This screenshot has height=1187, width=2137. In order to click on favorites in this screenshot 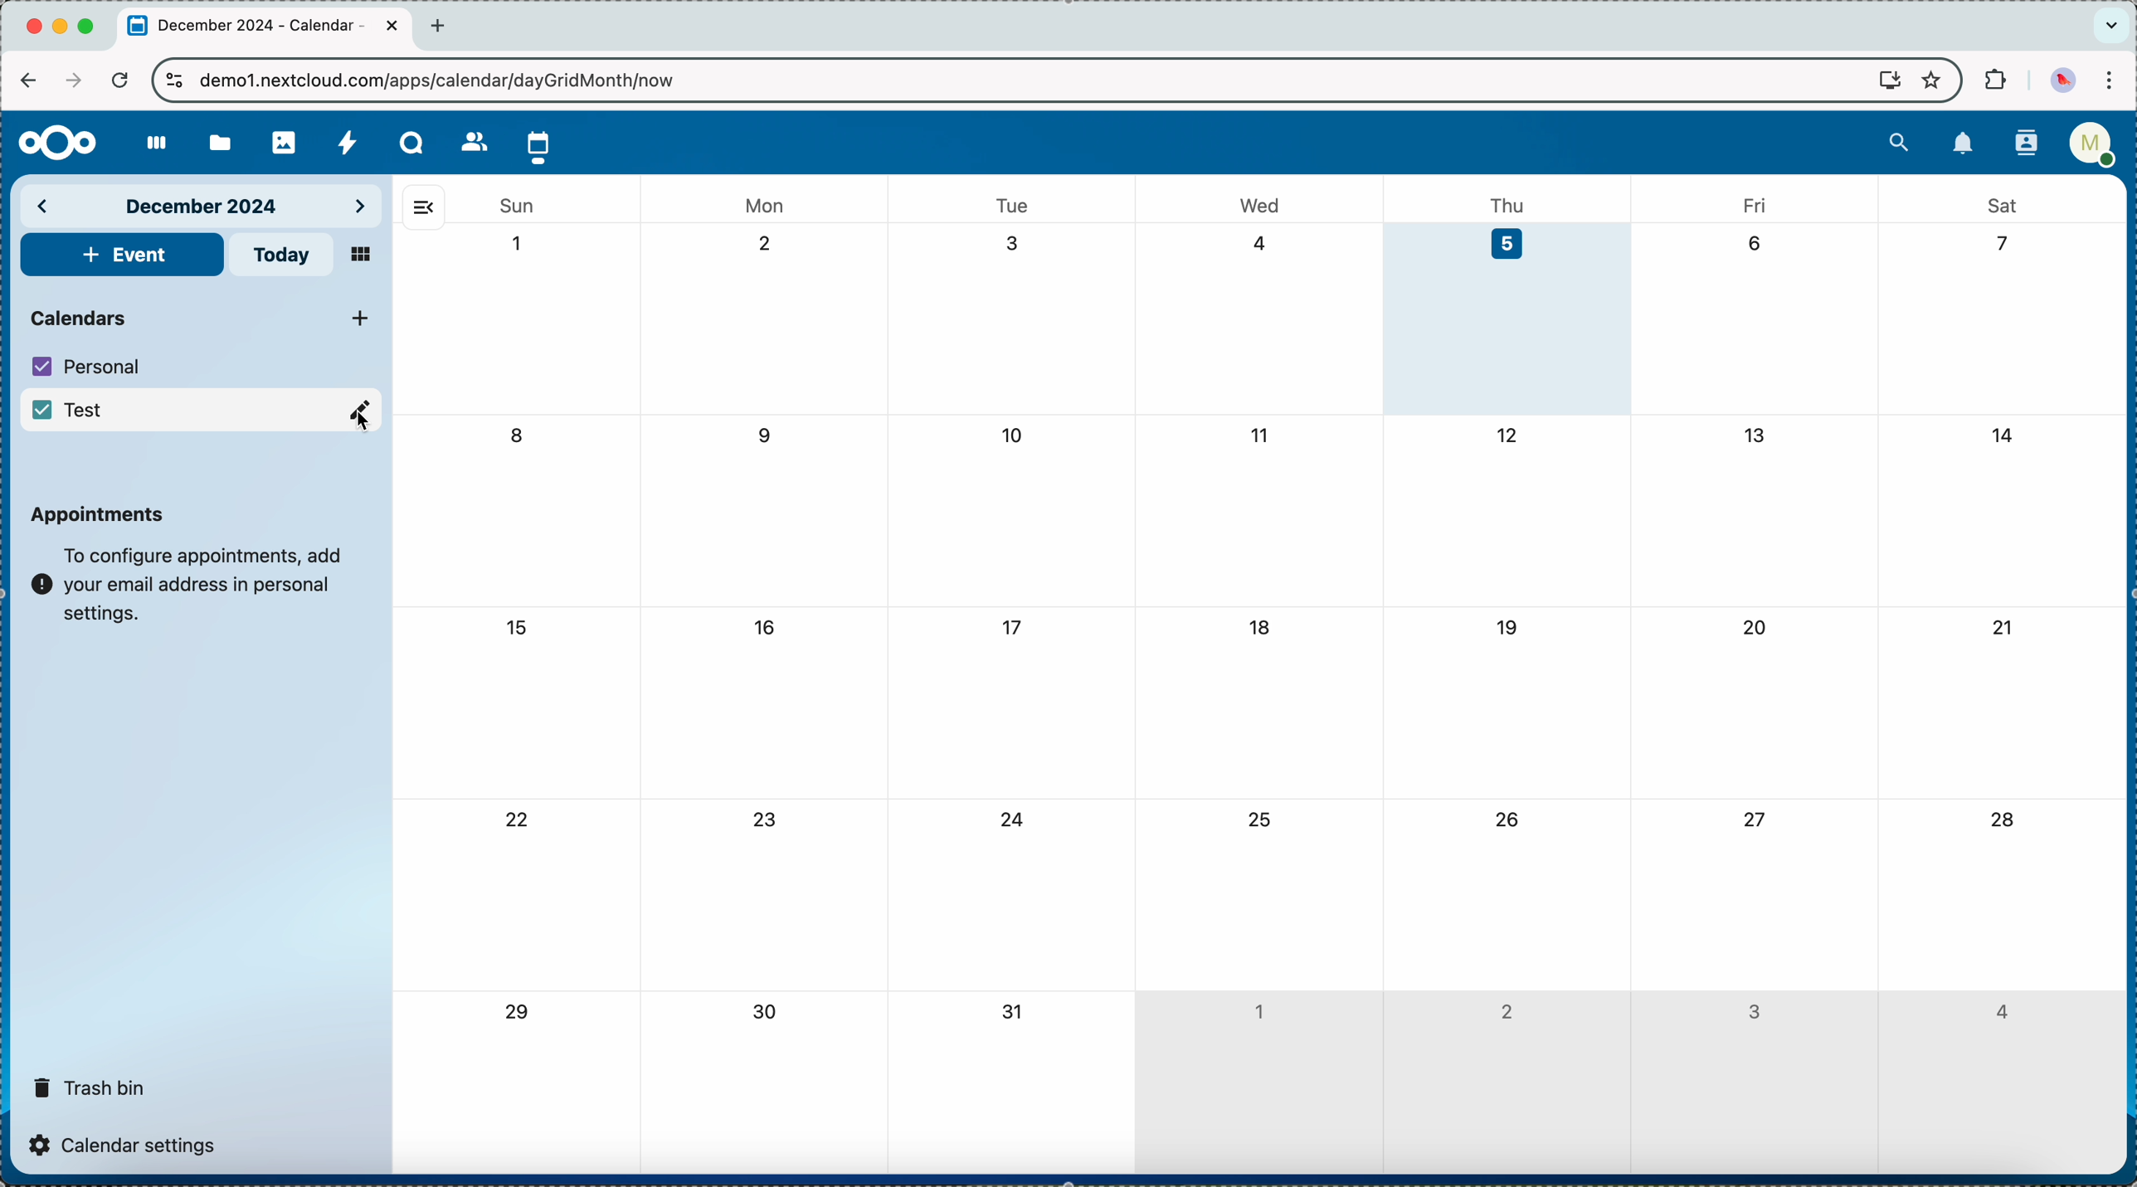, I will do `click(1930, 79)`.